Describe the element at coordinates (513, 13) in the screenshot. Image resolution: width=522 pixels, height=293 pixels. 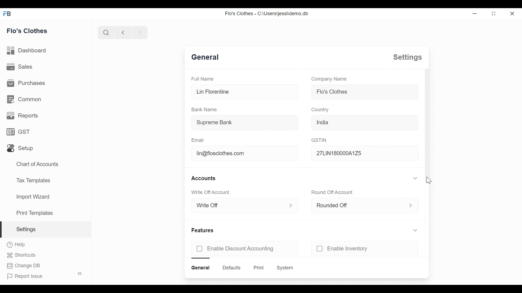
I see `Close` at that location.